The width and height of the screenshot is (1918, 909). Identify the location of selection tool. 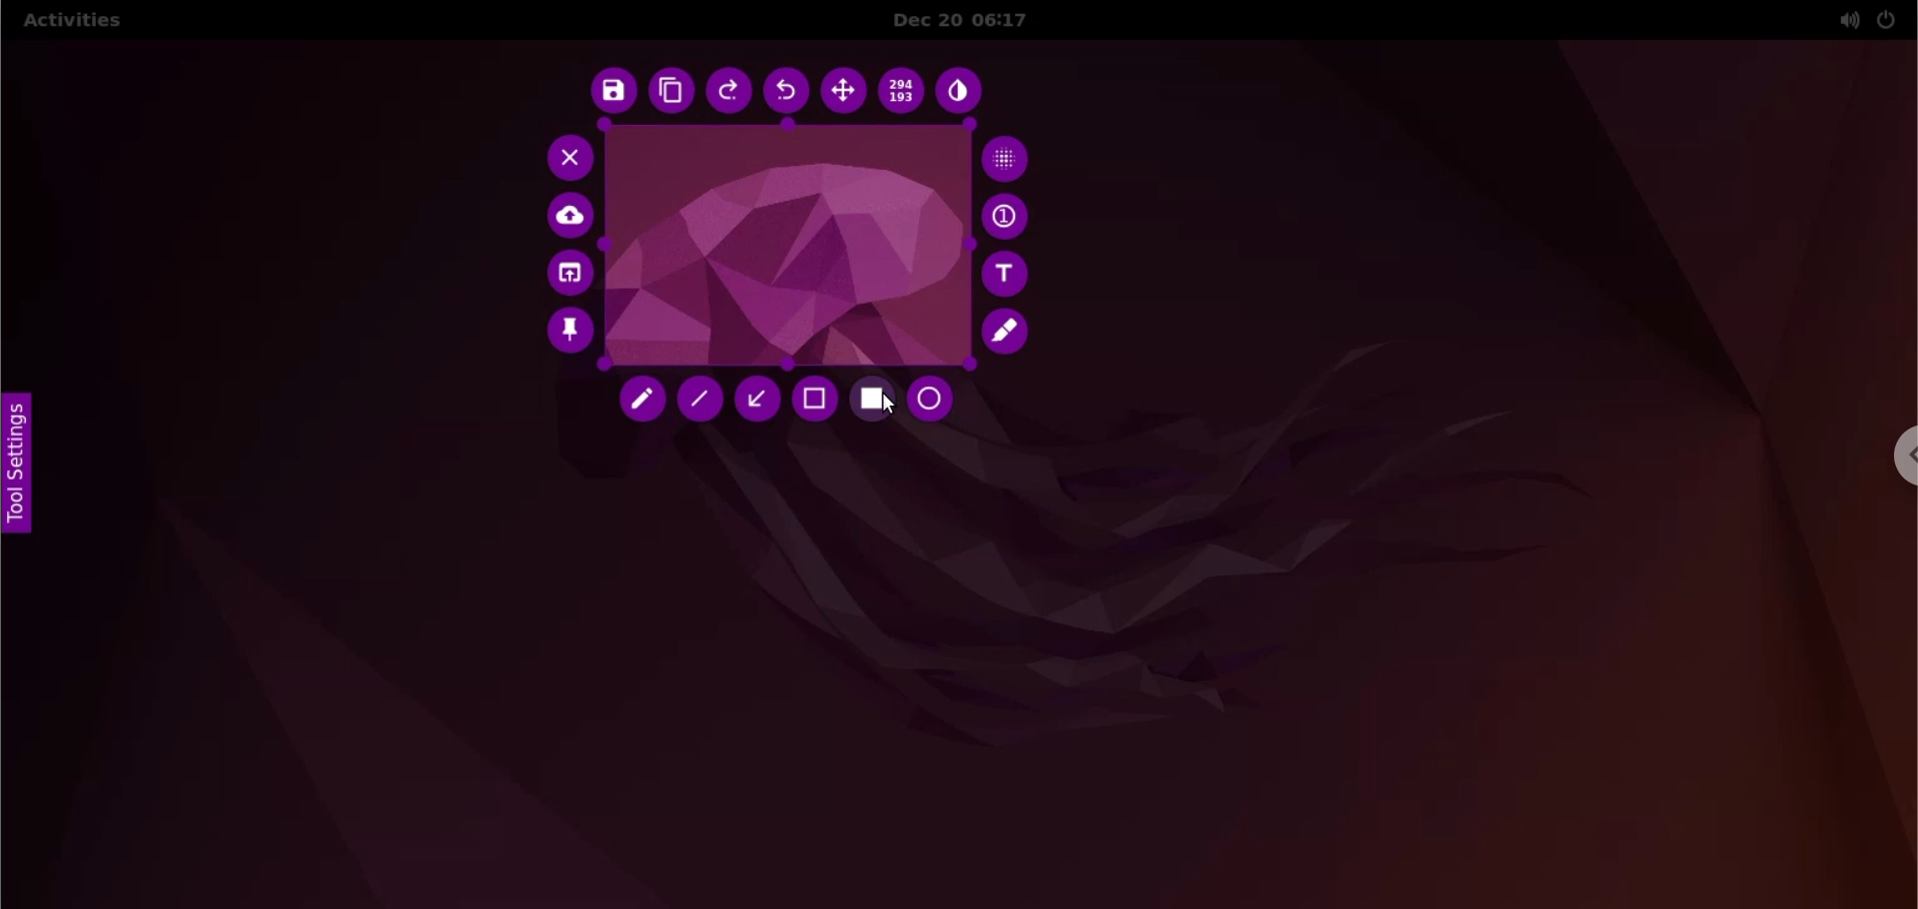
(816, 401).